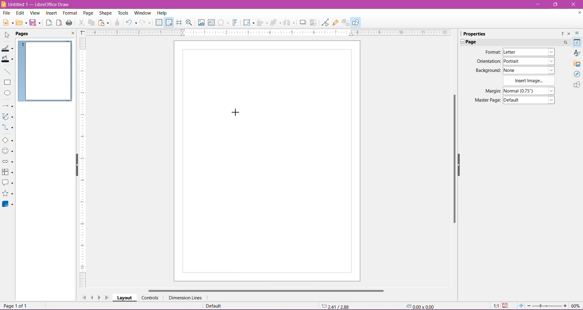  Describe the element at coordinates (159, 22) in the screenshot. I see `Display Grid` at that location.